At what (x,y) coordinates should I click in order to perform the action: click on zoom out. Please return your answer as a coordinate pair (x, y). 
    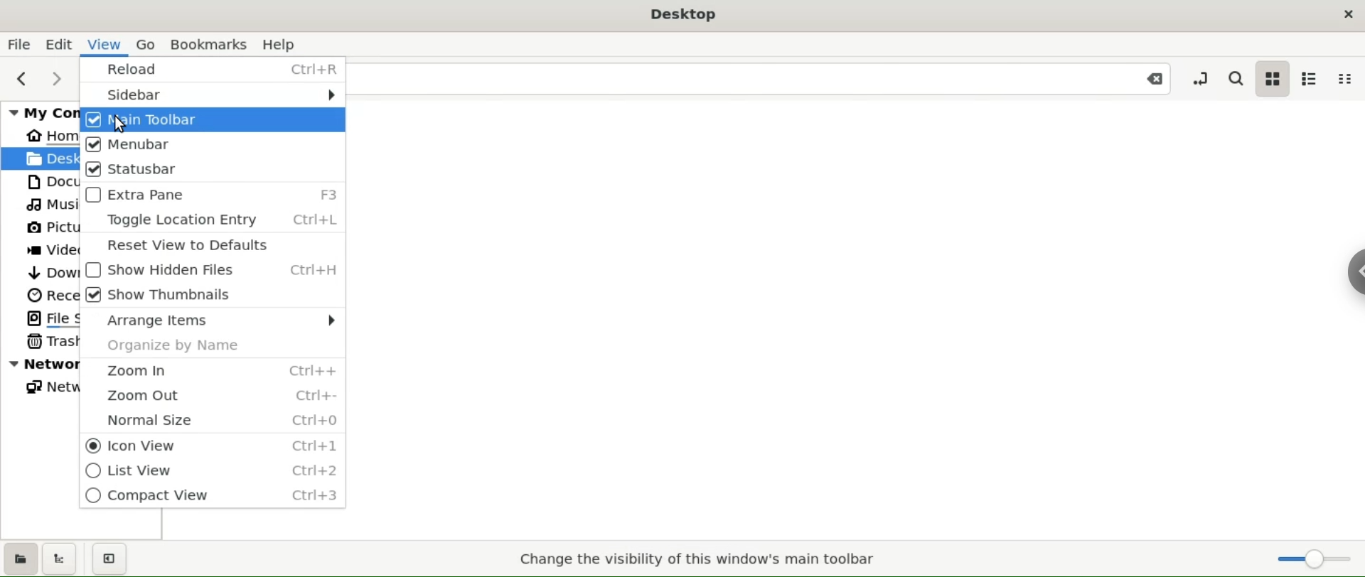
    Looking at the image, I should click on (212, 397).